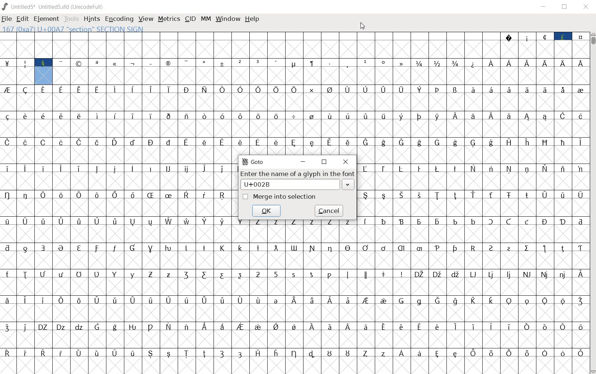 This screenshot has width=596, height=374. What do you see at coordinates (472, 150) in the screenshot?
I see `special alphabets` at bounding box center [472, 150].